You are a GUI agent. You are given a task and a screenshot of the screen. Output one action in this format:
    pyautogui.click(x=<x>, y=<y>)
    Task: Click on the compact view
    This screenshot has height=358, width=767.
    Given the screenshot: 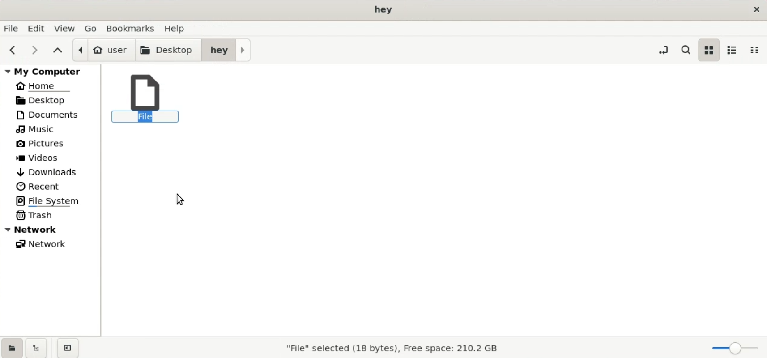 What is the action you would take?
    pyautogui.click(x=757, y=50)
    